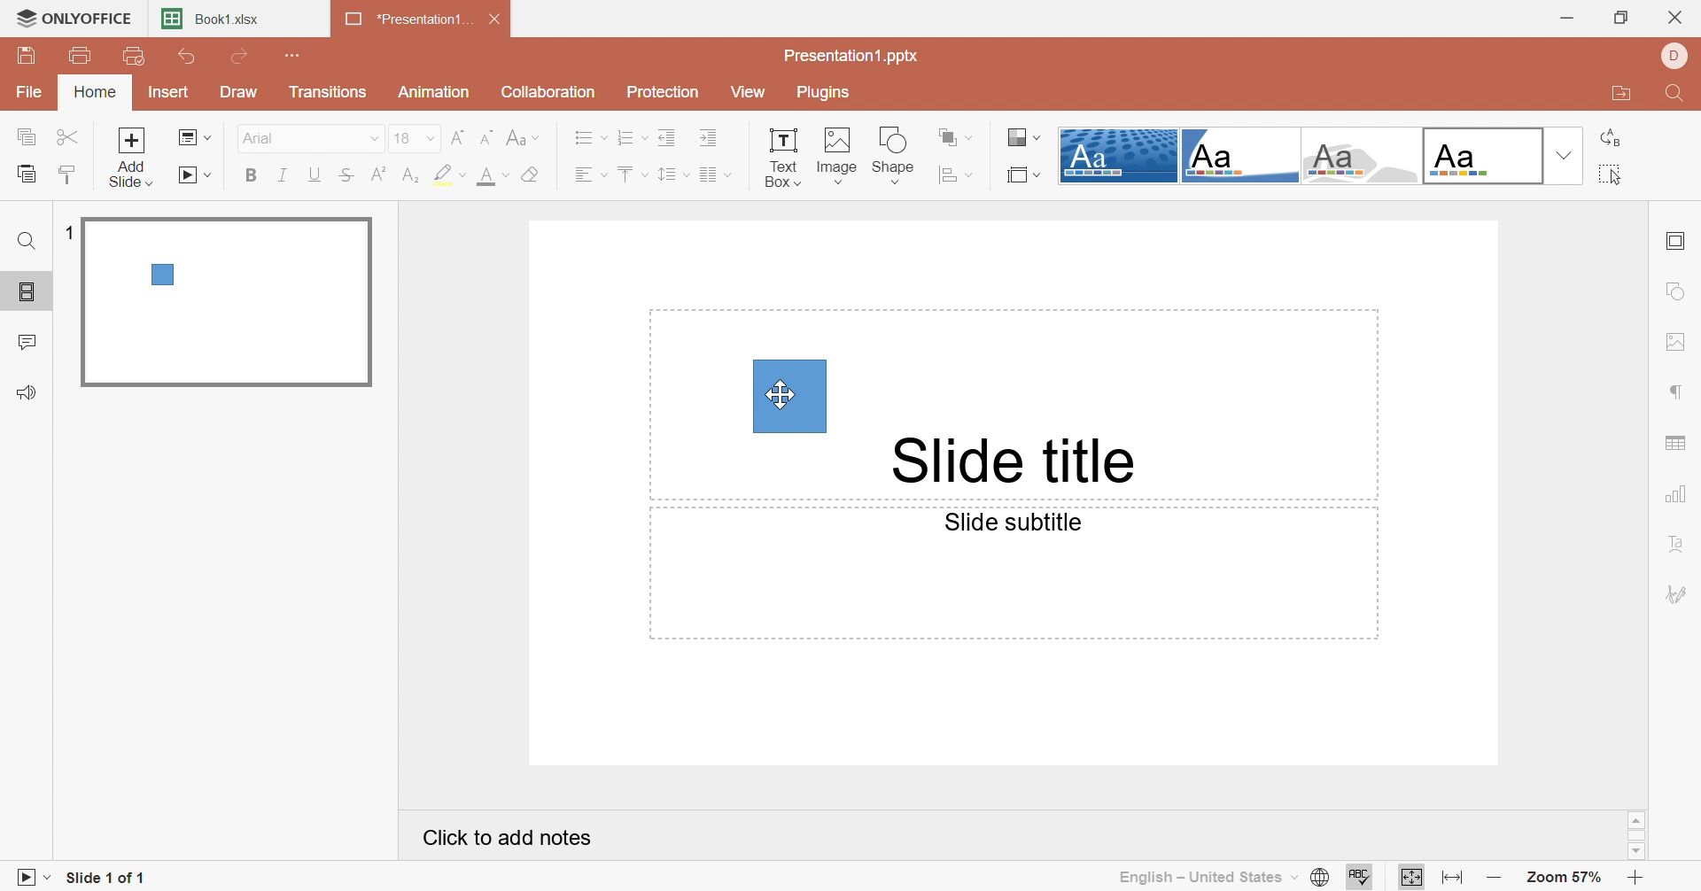 This screenshot has width=1701, height=891. Describe the element at coordinates (1612, 176) in the screenshot. I see `Select all` at that location.